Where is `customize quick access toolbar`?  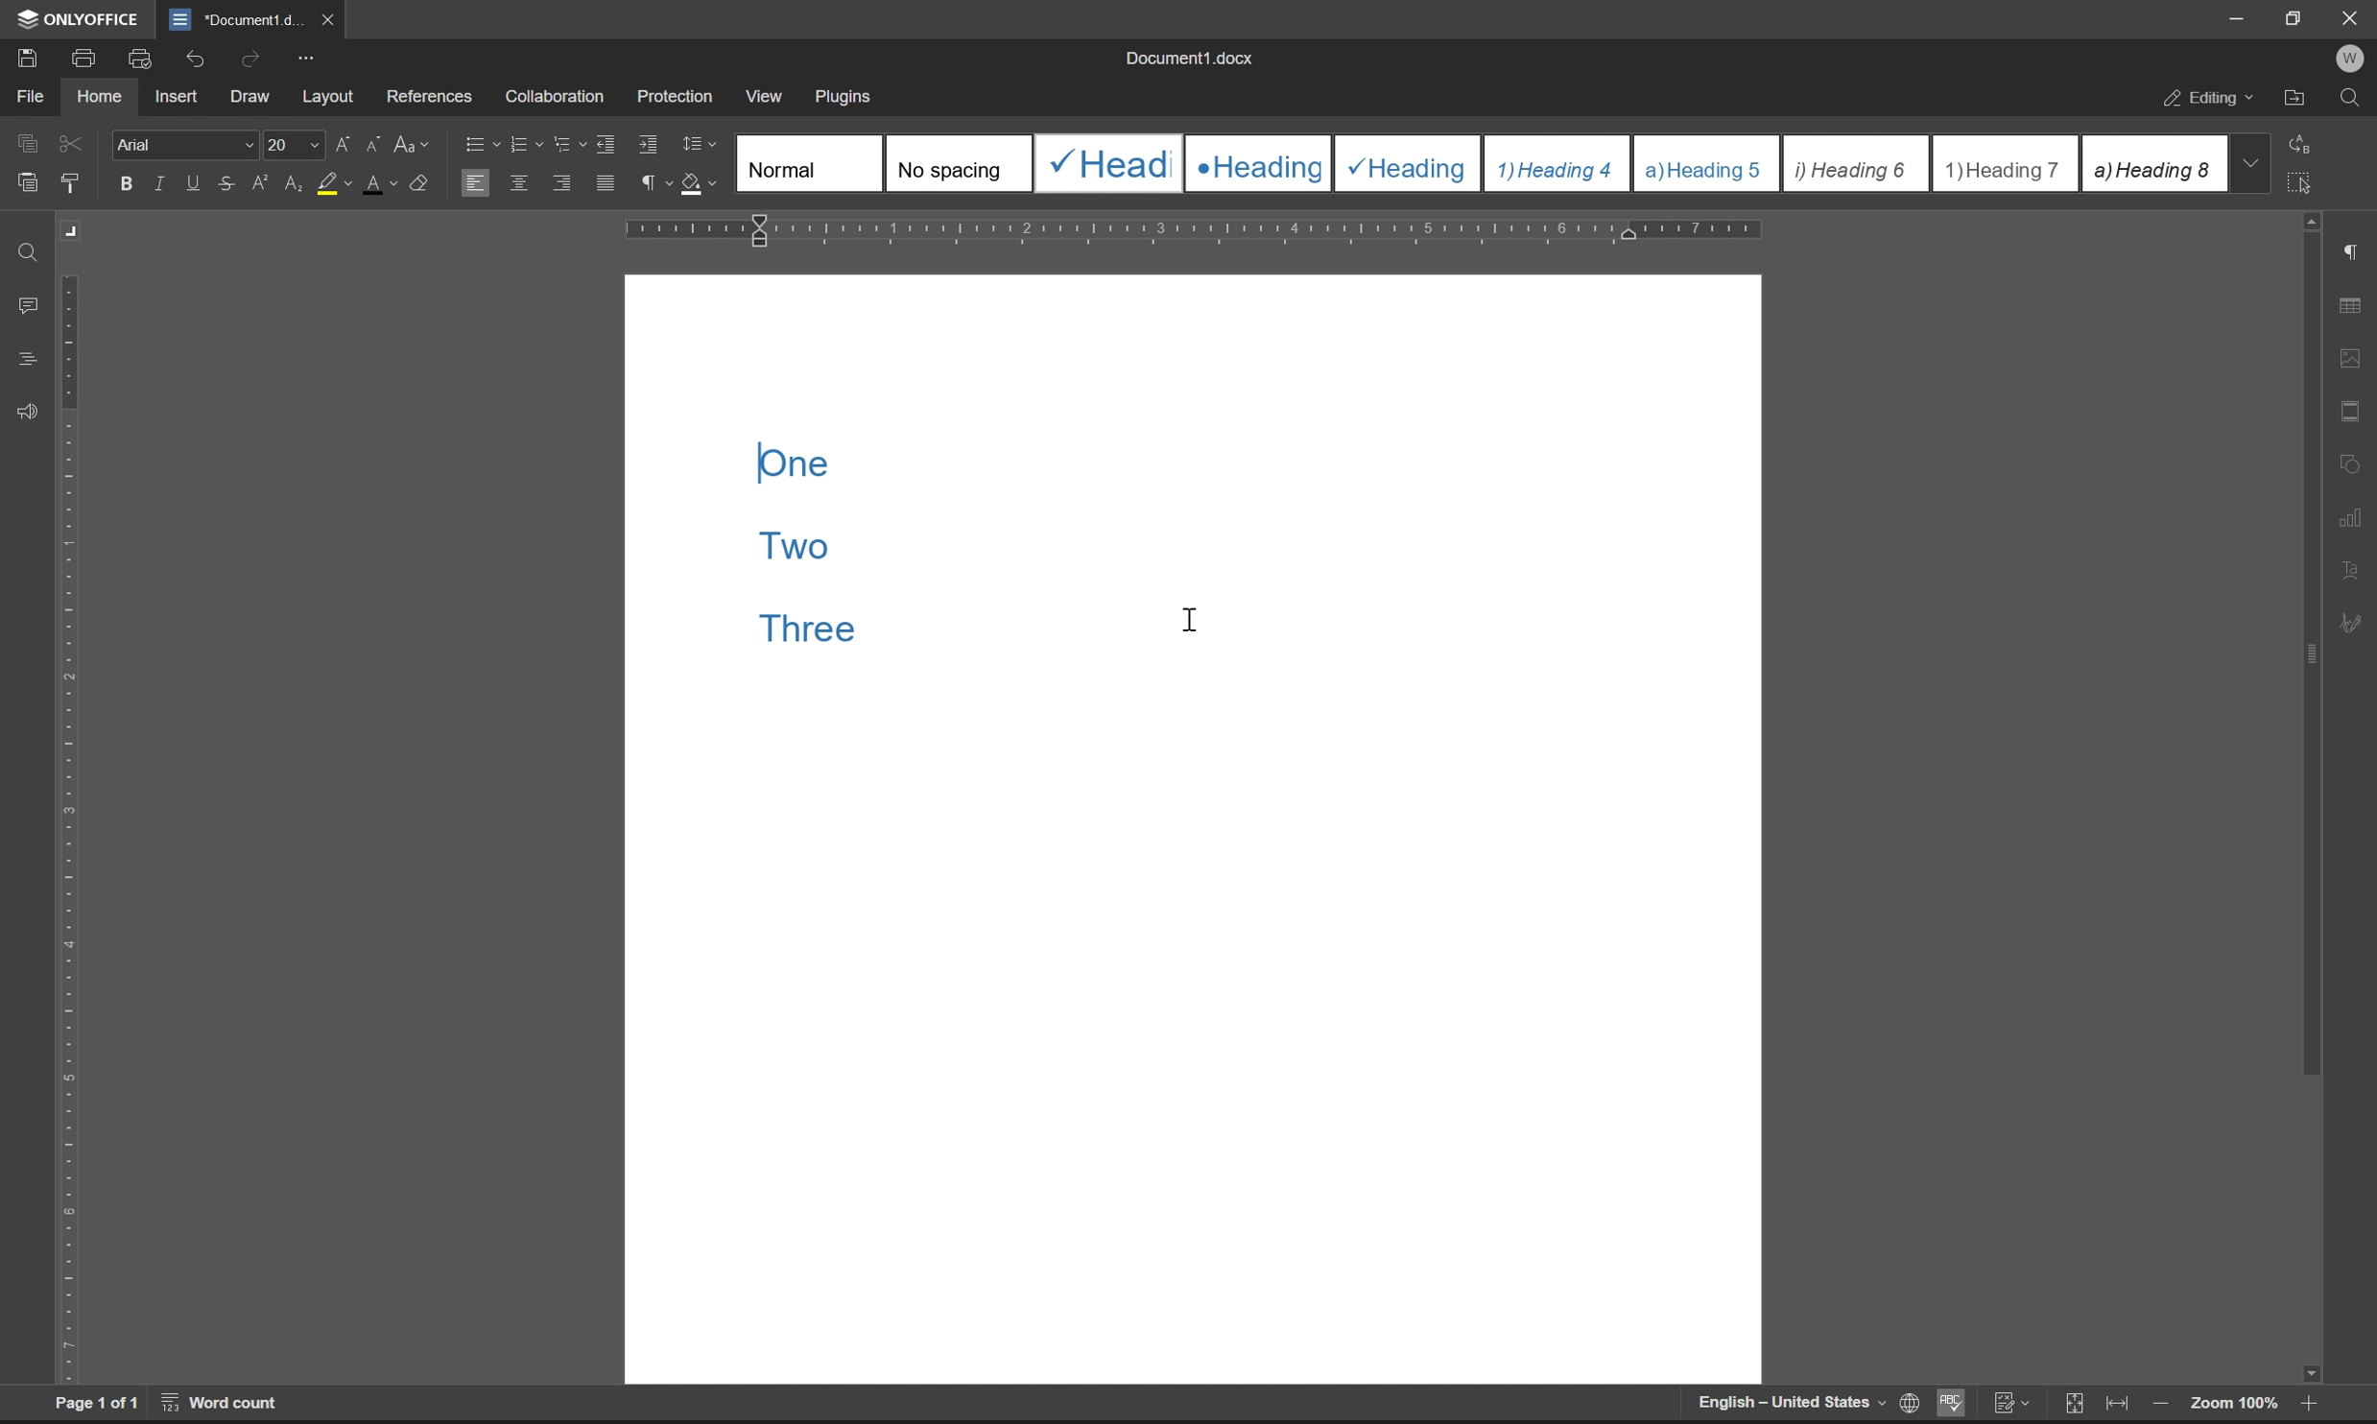 customize quick access toolbar is located at coordinates (305, 59).